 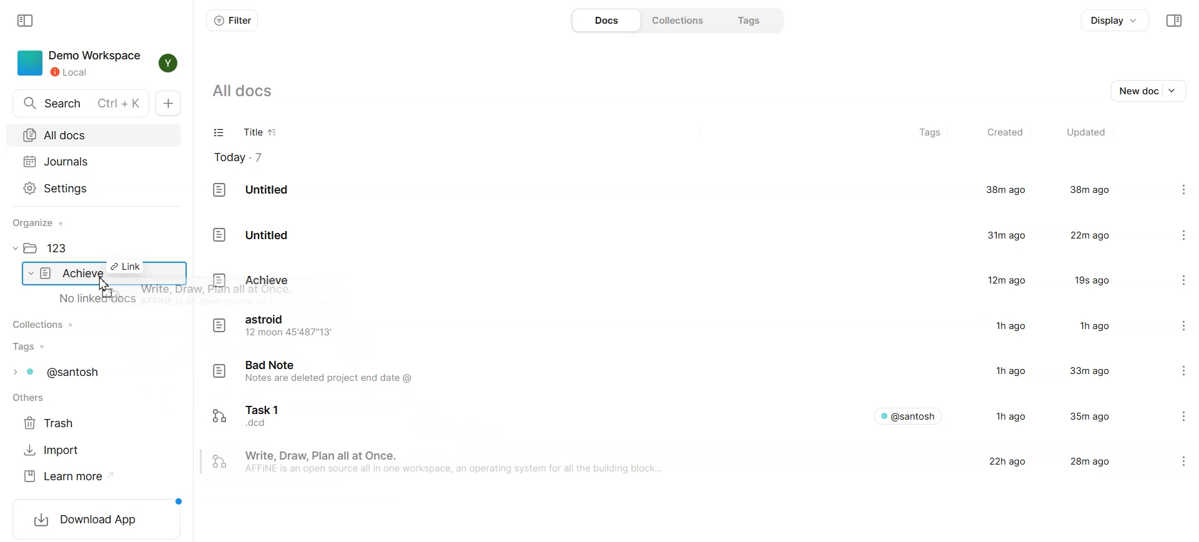 What do you see at coordinates (671, 190) in the screenshot?
I see `Doc File` at bounding box center [671, 190].